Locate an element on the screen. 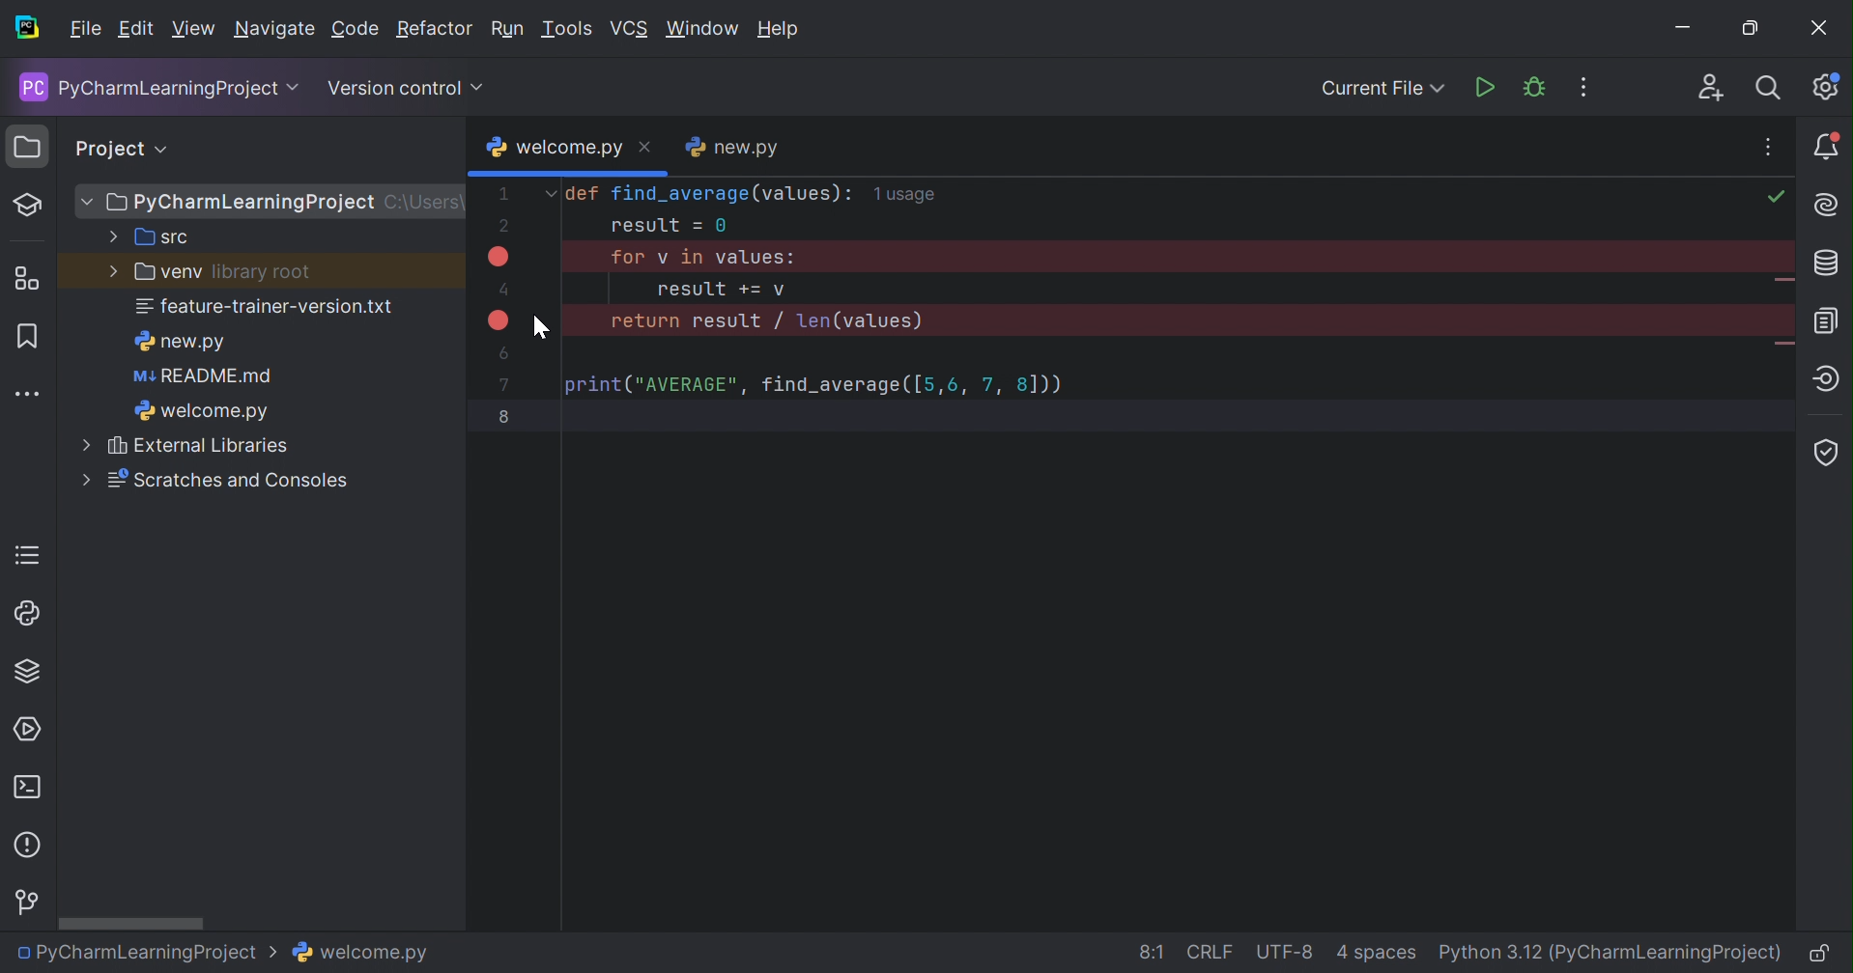  7 is located at coordinates (508, 385).